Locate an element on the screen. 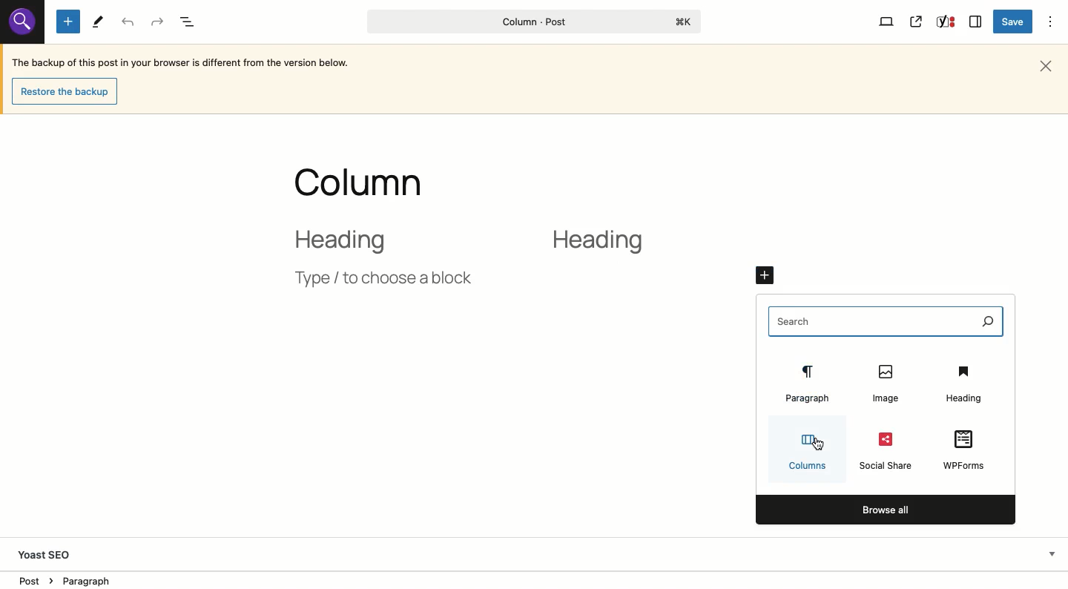 The width and height of the screenshot is (1068, 589). Type / choose a block is located at coordinates (382, 278).